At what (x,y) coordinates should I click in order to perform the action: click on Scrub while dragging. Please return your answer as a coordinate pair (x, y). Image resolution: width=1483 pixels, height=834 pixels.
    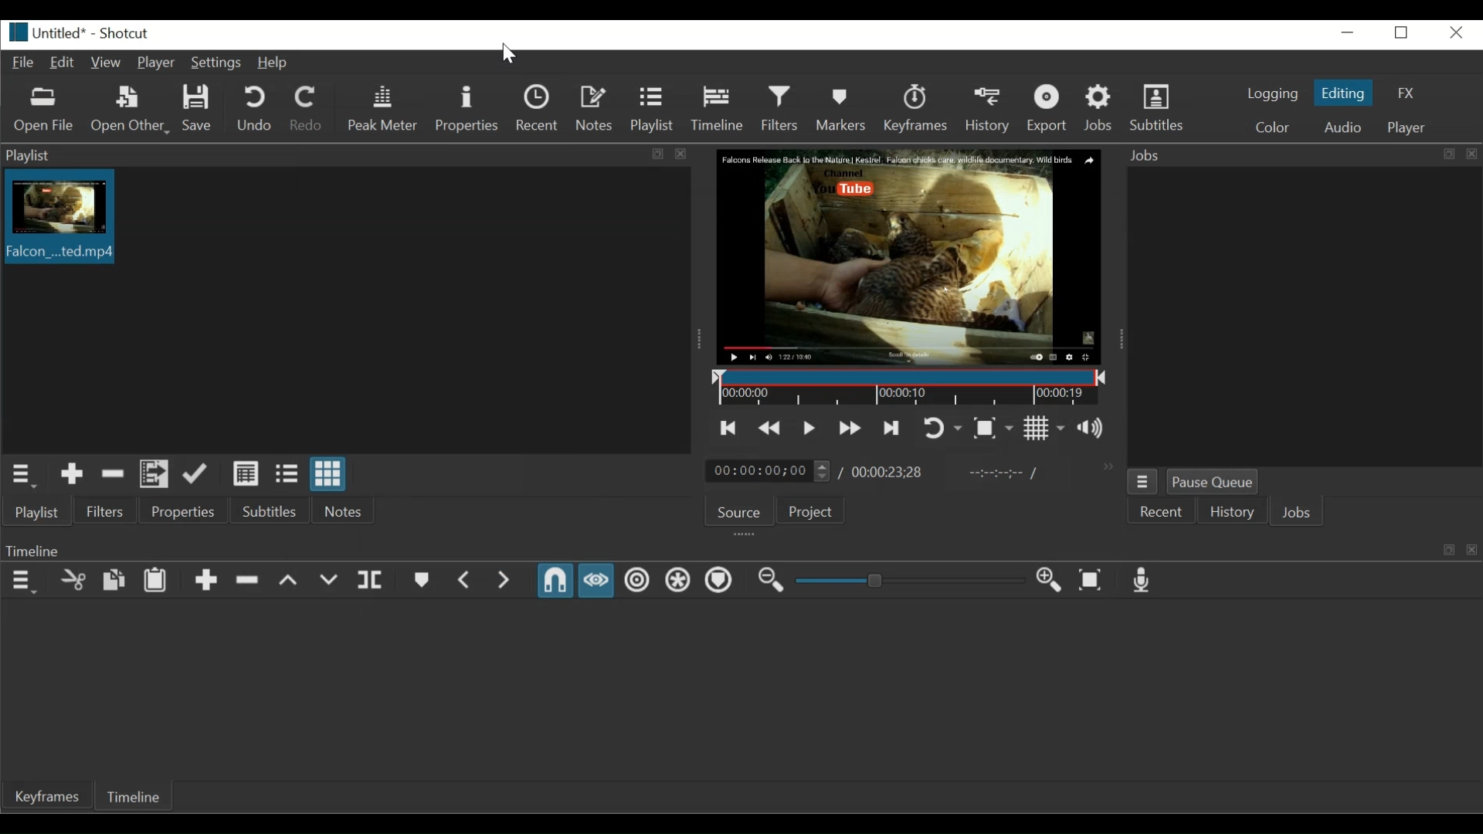
    Looking at the image, I should click on (599, 580).